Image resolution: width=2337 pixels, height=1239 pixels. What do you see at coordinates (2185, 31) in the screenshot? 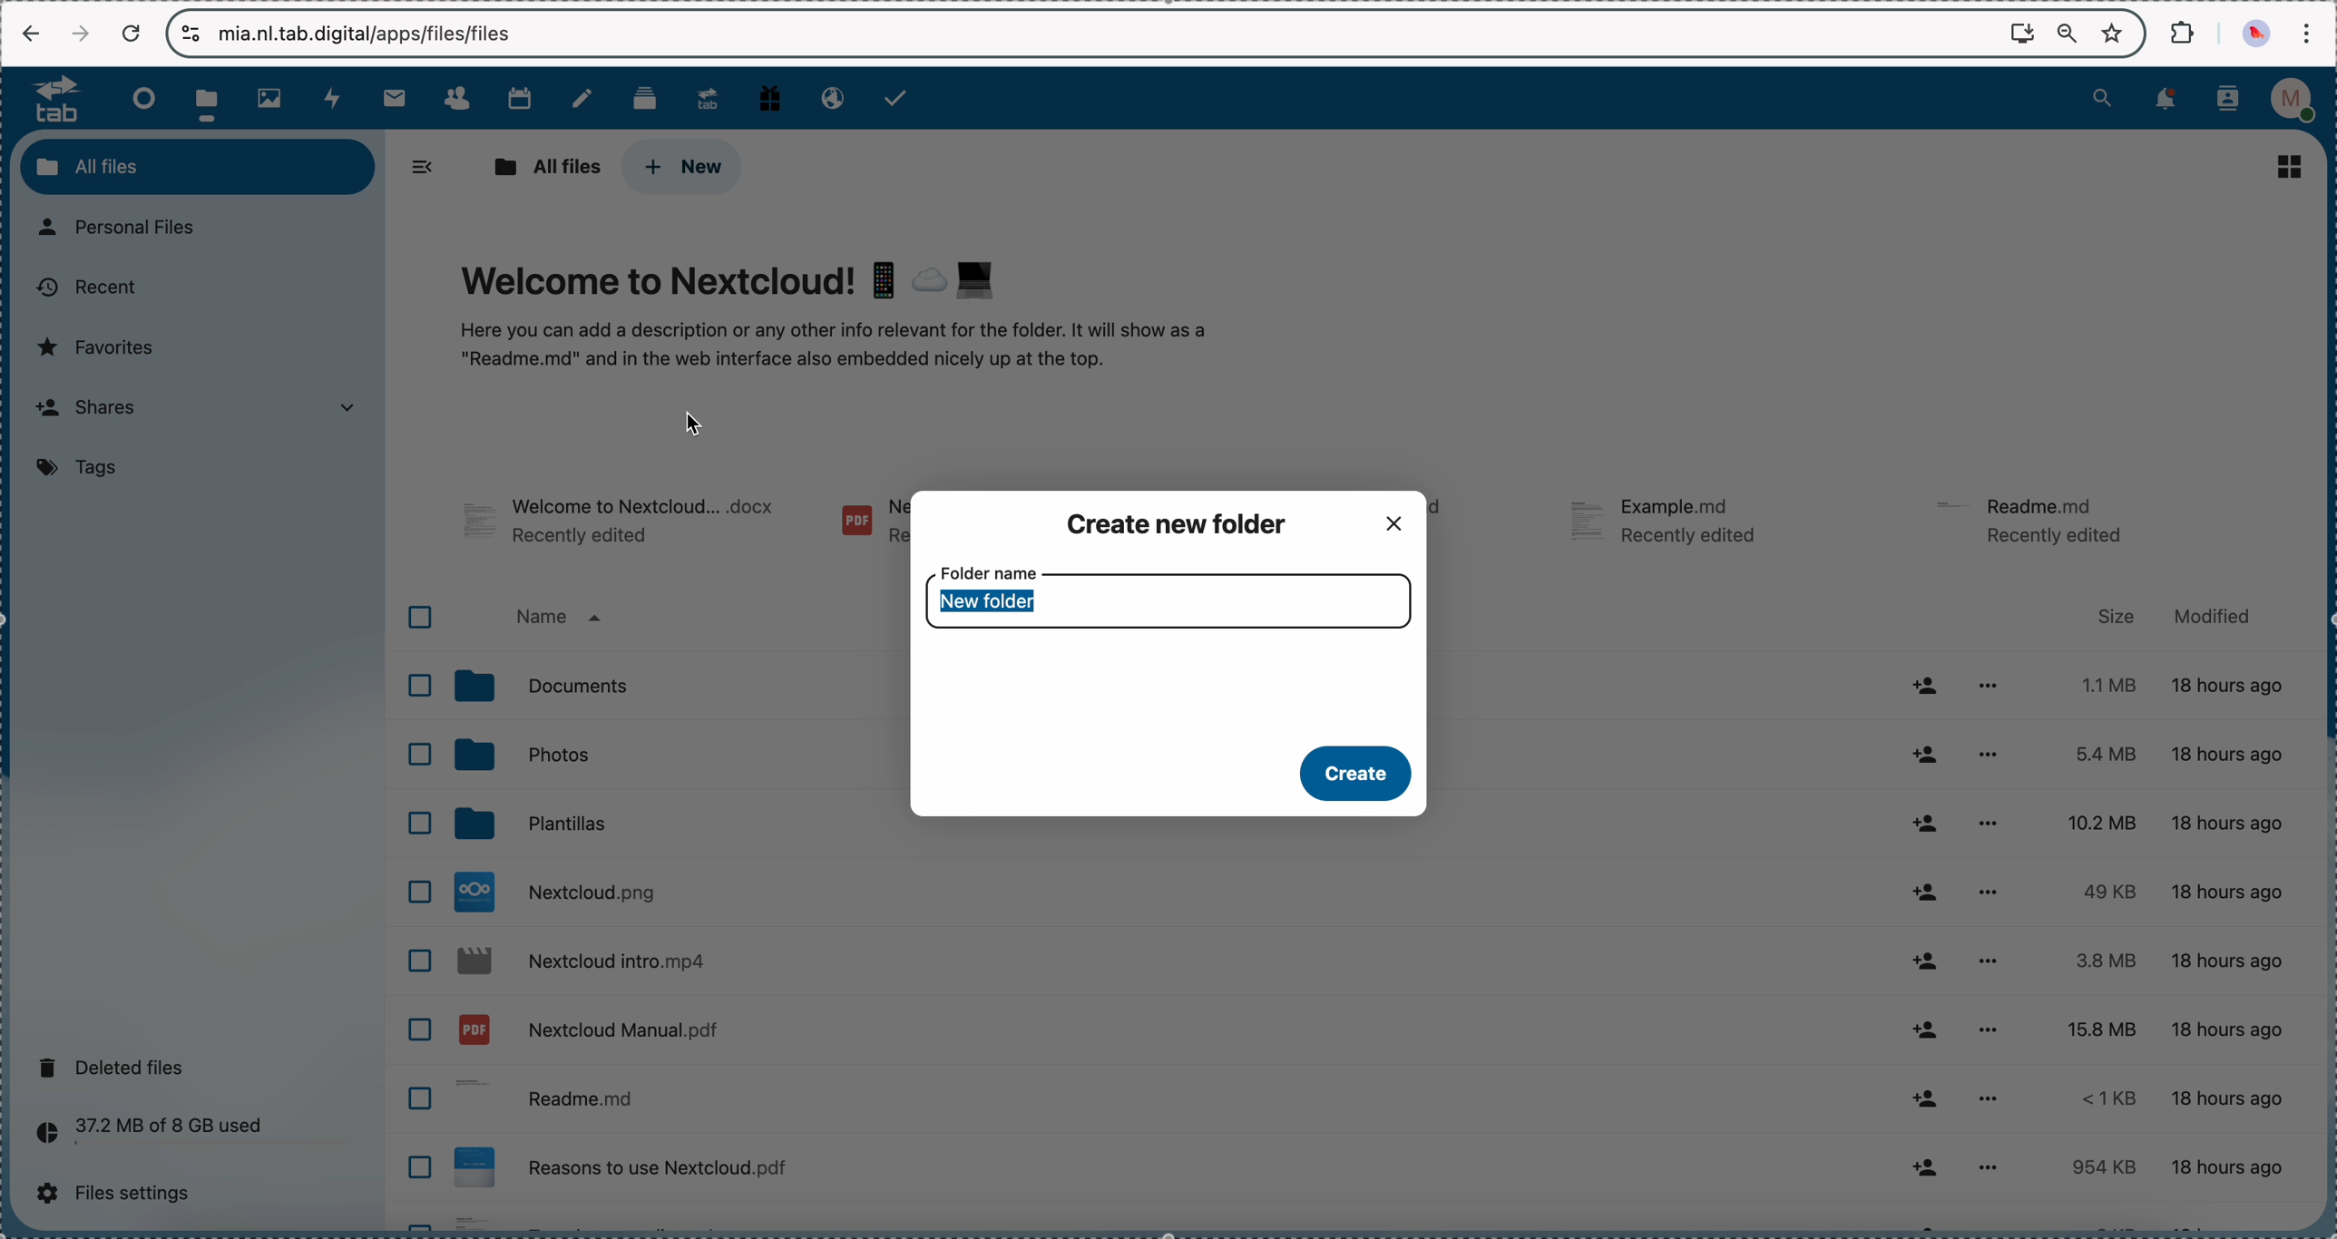
I see `extensions` at bounding box center [2185, 31].